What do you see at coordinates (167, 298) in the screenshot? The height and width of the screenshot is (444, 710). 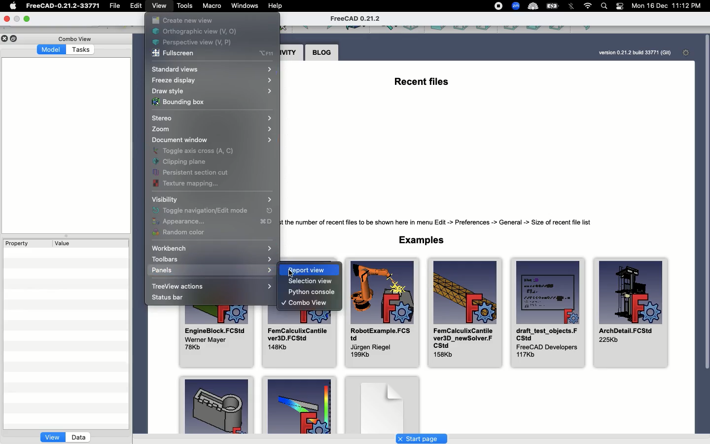 I see `Status bar` at bounding box center [167, 298].